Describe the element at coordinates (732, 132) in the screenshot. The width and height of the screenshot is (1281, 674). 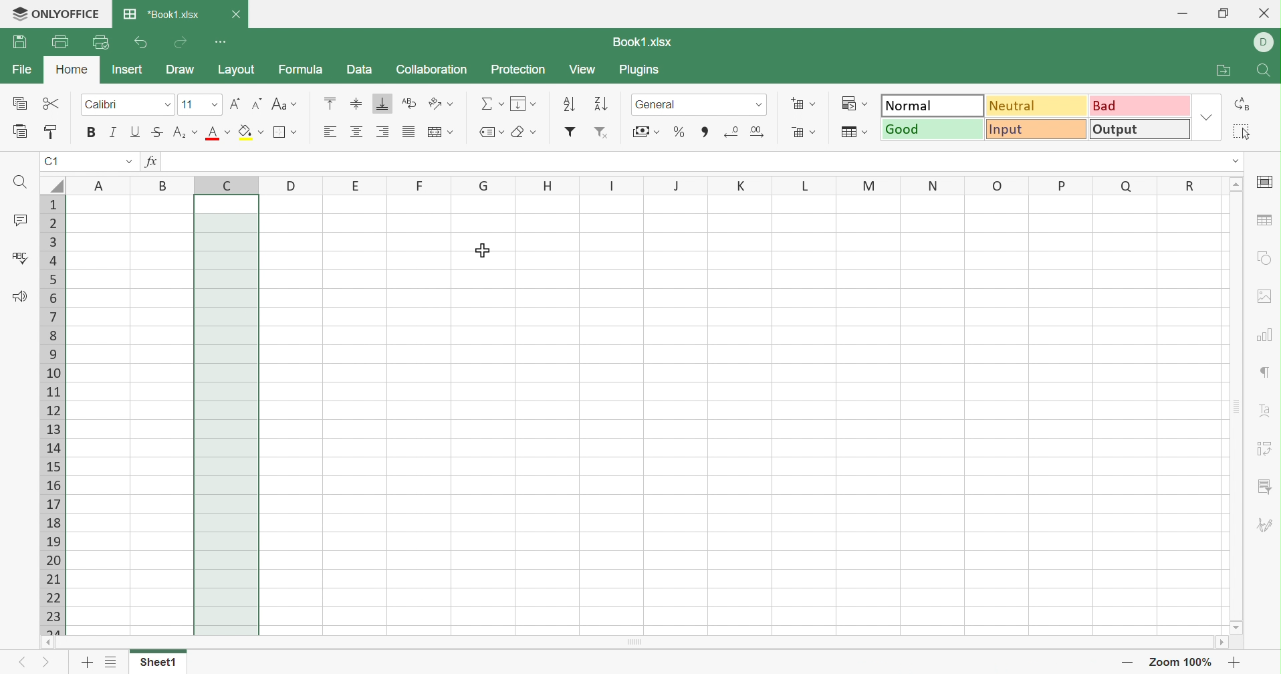
I see `Decrease decimals` at that location.